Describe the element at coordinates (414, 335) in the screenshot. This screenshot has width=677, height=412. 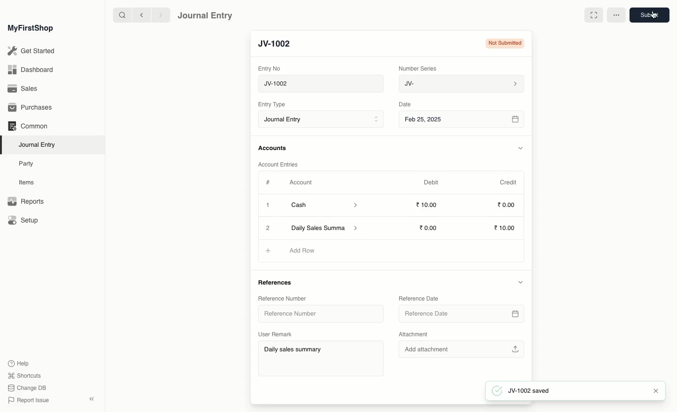
I see `Attachment` at that location.